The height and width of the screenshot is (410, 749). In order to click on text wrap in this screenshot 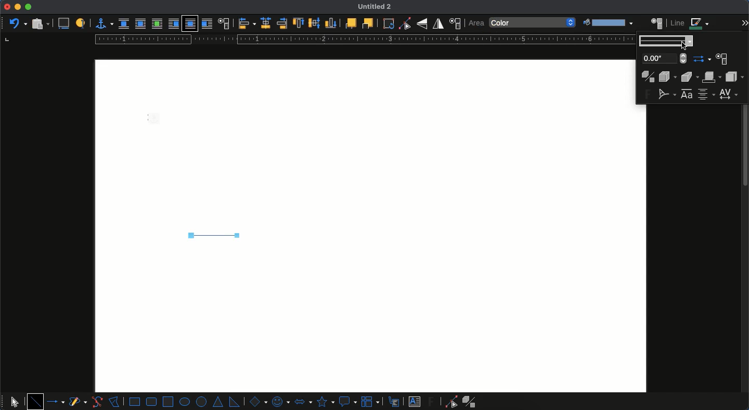, I will do `click(223, 23)`.